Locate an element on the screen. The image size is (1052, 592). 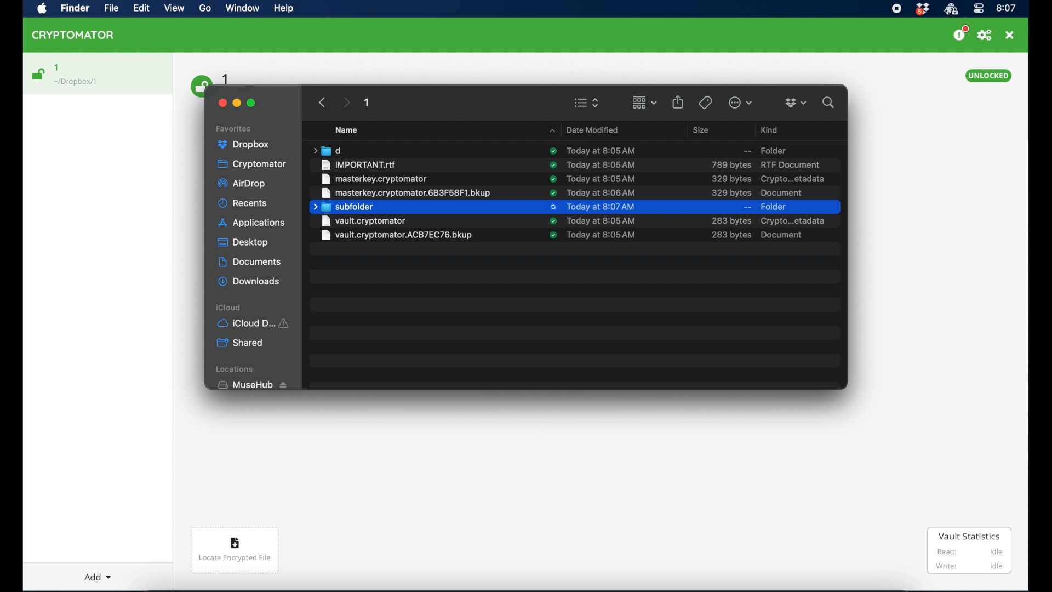
more options is located at coordinates (741, 103).